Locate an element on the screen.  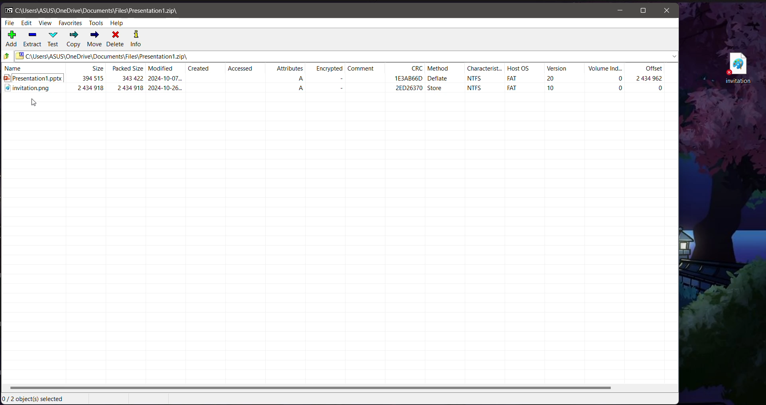
Minimize is located at coordinates (621, 11).